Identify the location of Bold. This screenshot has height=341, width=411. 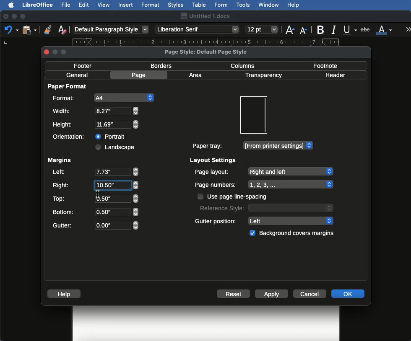
(321, 30).